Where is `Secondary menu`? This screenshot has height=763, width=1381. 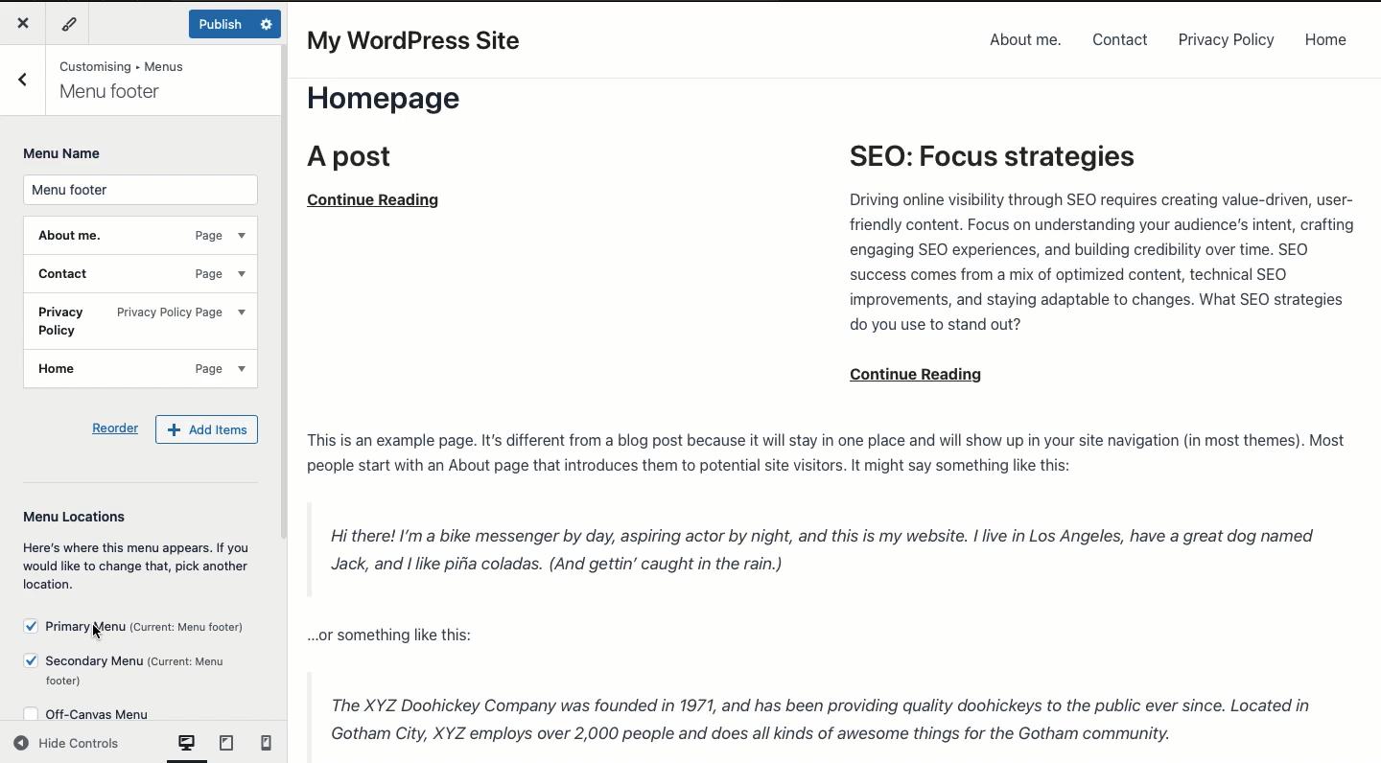
Secondary menu is located at coordinates (127, 671).